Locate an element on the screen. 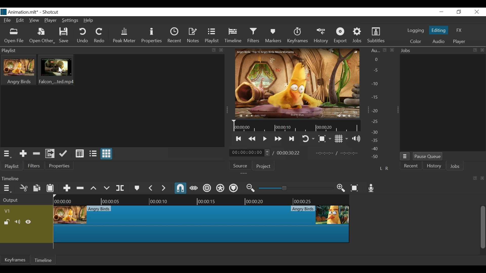  Ripple all tracks is located at coordinates (220, 188).